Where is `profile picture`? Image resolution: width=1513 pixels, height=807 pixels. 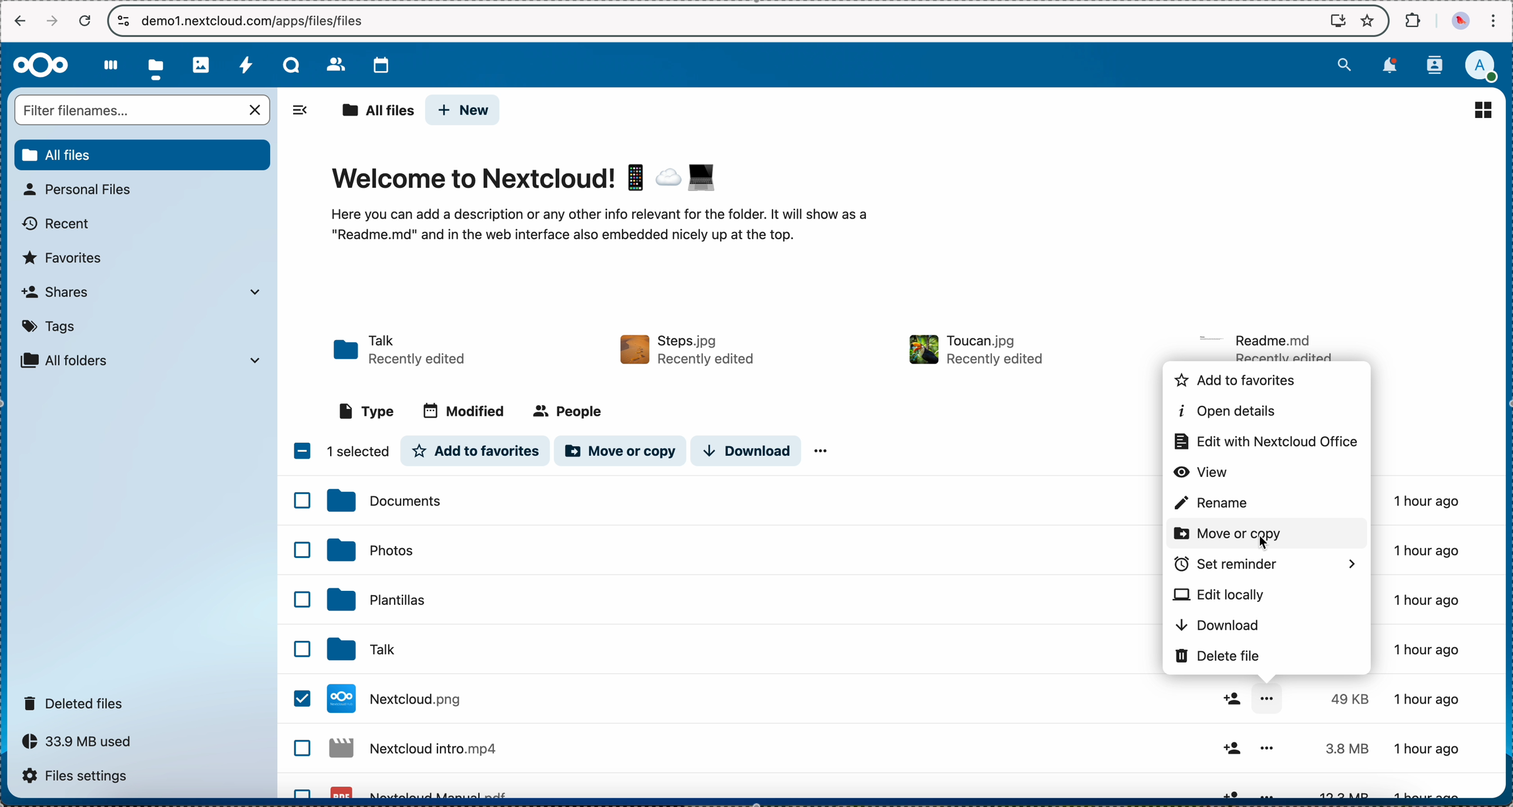
profile picture is located at coordinates (1459, 21).